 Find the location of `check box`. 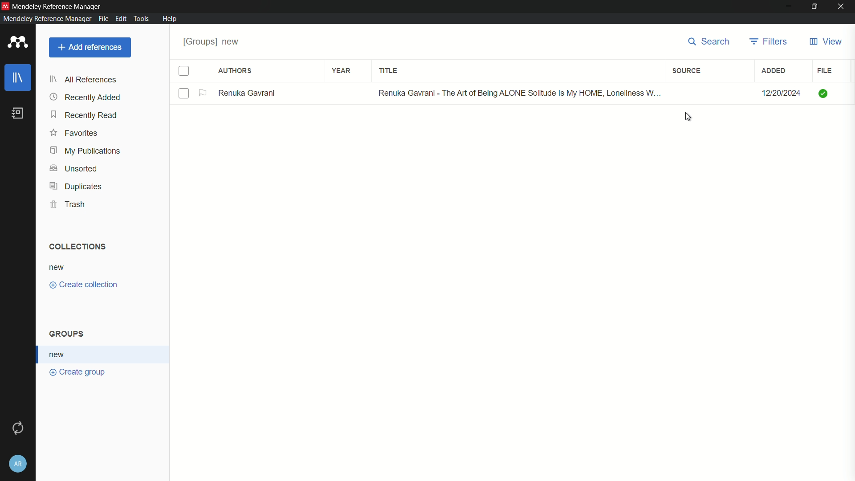

check box is located at coordinates (184, 71).